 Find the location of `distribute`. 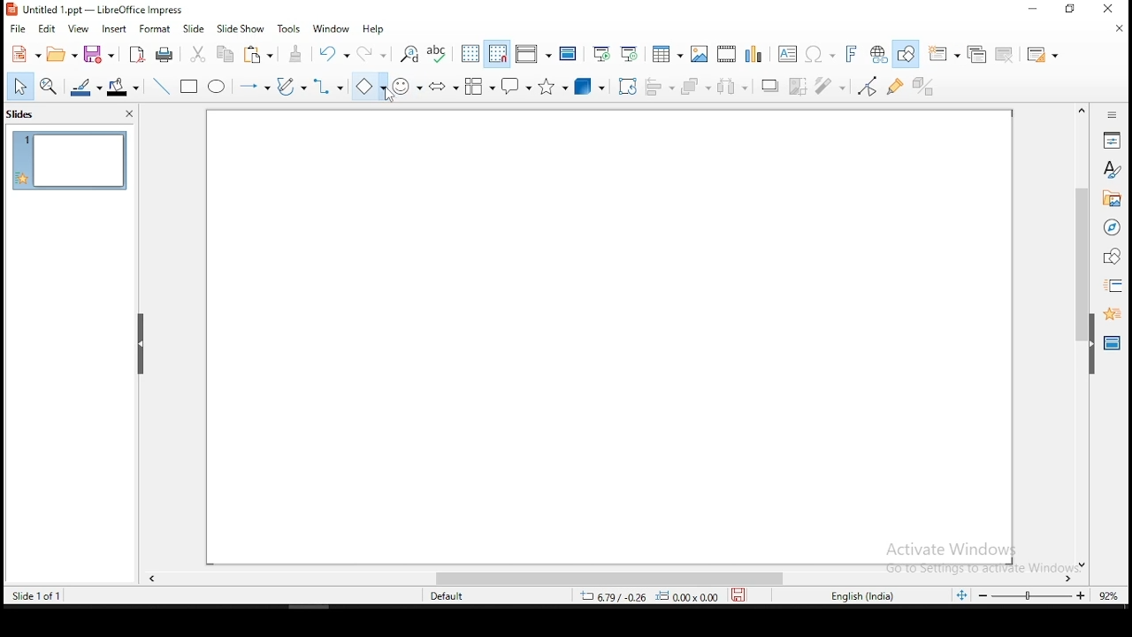

distribute is located at coordinates (738, 86).